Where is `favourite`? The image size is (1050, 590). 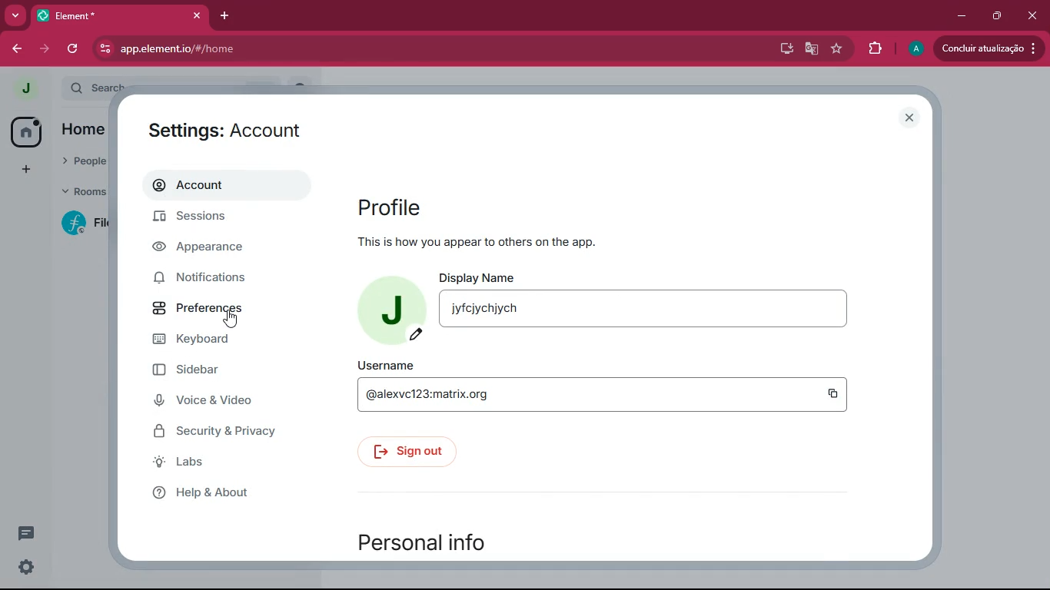
favourite is located at coordinates (839, 49).